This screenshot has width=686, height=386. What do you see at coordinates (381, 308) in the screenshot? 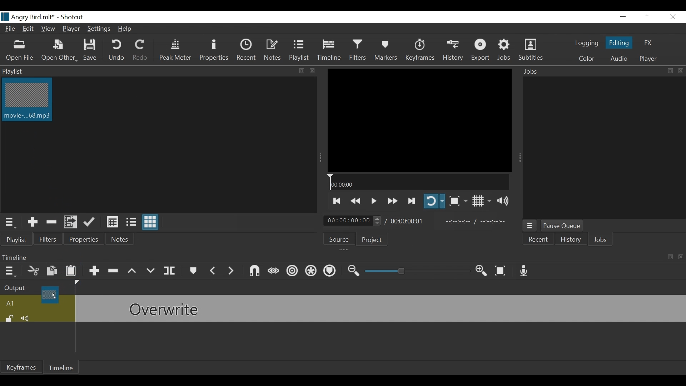
I see `audio track ` at bounding box center [381, 308].